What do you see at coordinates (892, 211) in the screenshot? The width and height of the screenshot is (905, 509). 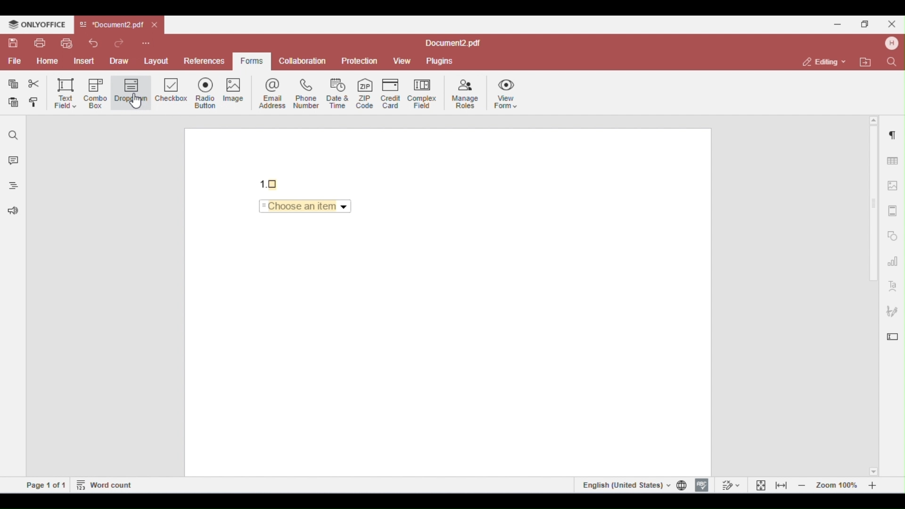 I see `header and footer settings` at bounding box center [892, 211].